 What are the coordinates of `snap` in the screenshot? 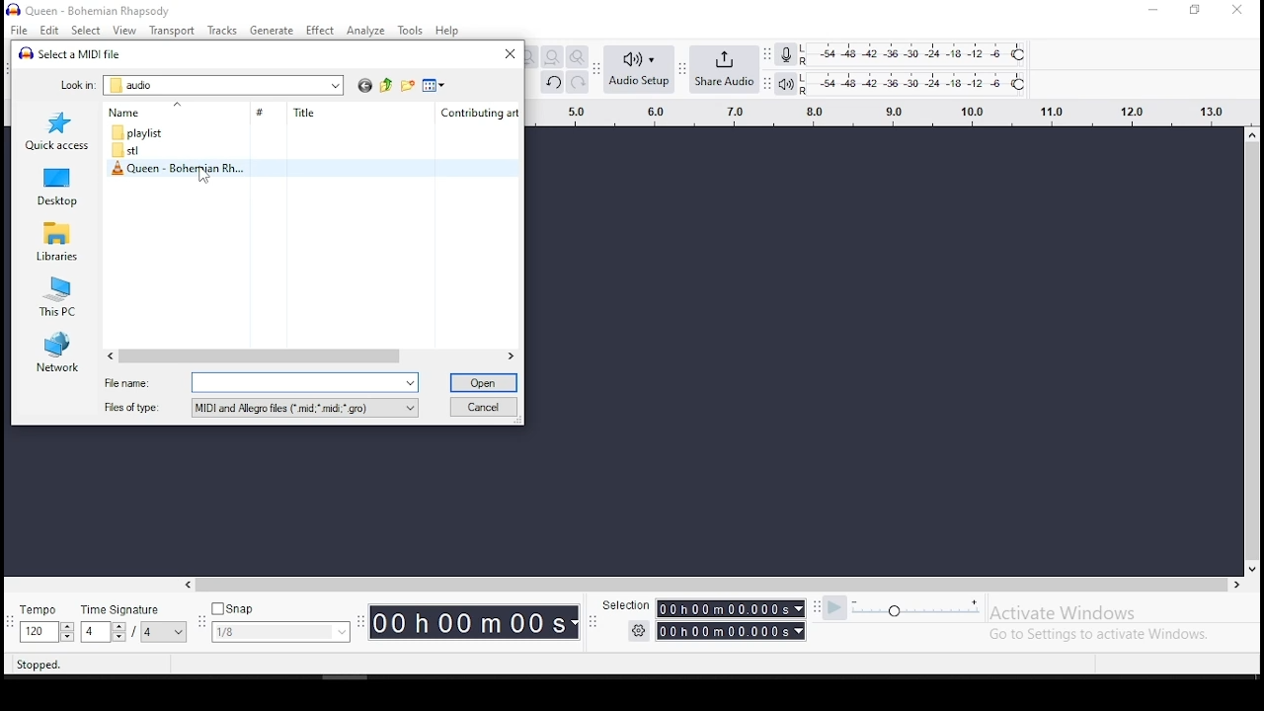 It's located at (281, 623).